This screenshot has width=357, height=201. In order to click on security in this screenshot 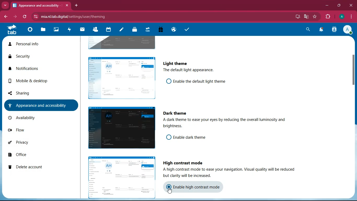, I will do `click(26, 57)`.